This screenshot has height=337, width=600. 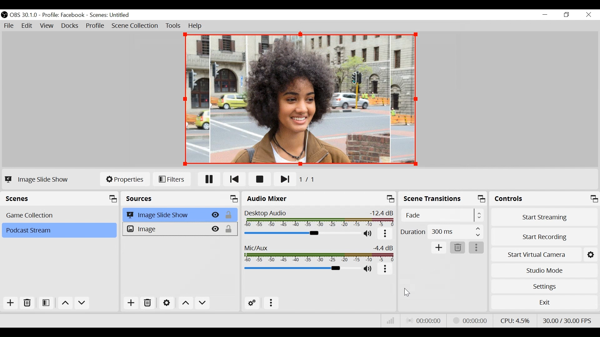 I want to click on Exit, so click(x=544, y=304).